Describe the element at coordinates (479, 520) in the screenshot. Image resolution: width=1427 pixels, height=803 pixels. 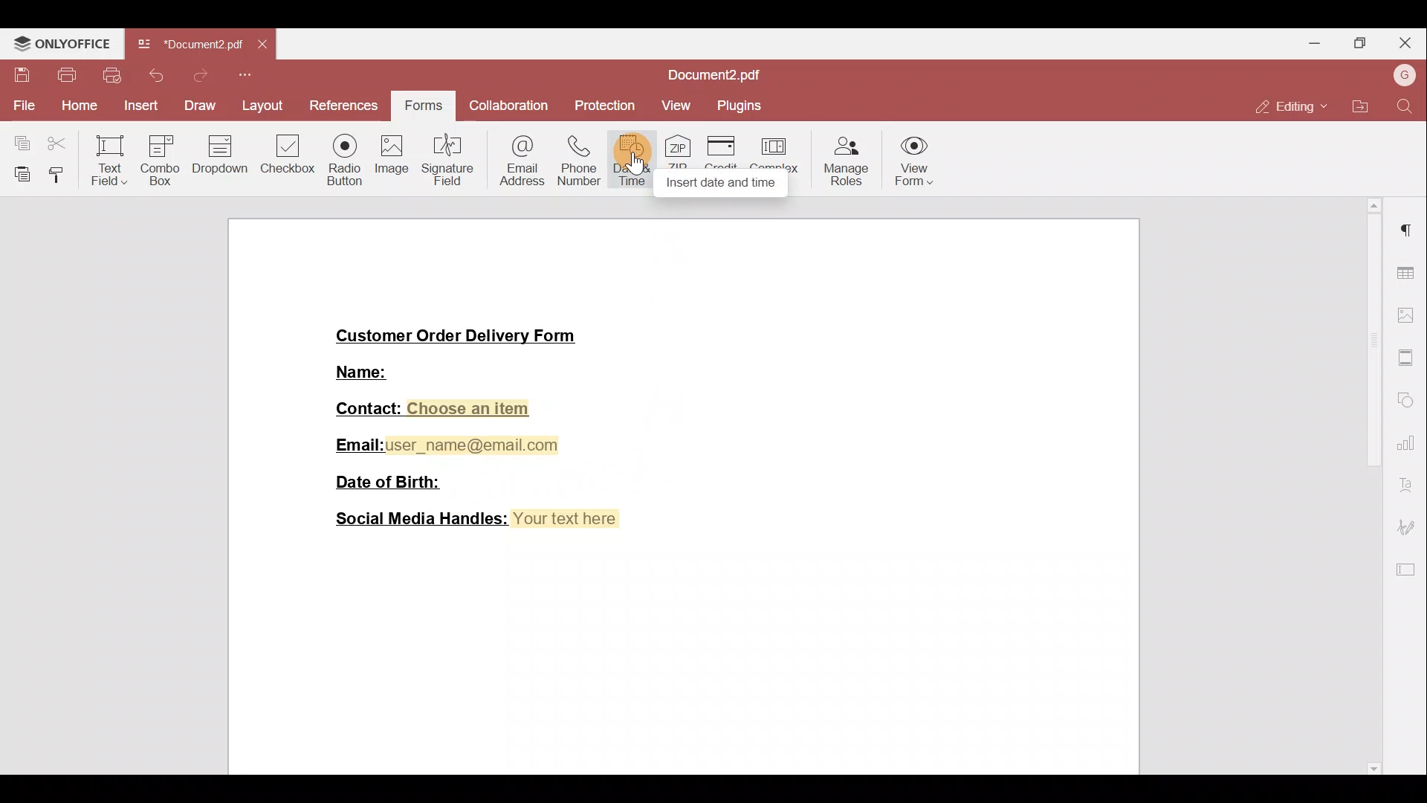
I see `Social Media Handles: Your text here` at that location.